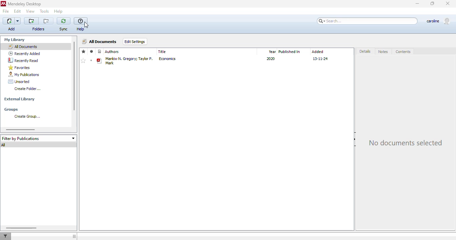  I want to click on help, so click(58, 11).